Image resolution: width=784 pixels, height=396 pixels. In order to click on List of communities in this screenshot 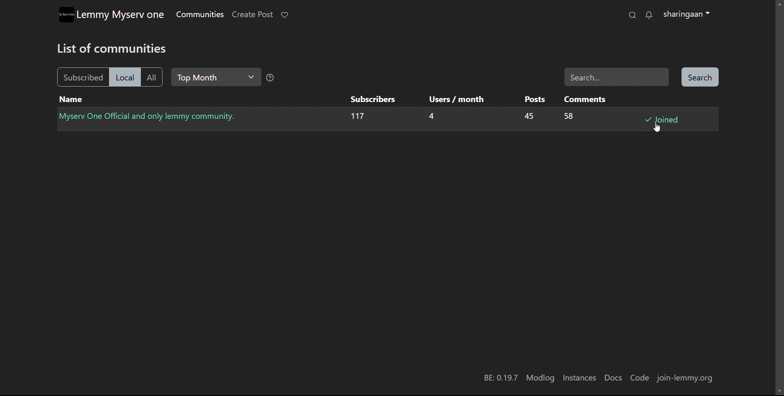, I will do `click(115, 47)`.